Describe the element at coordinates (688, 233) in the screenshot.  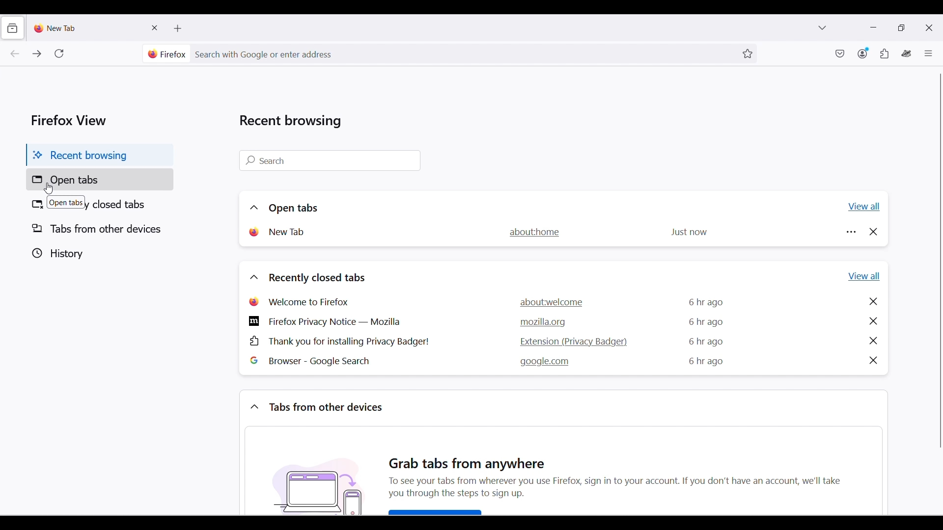
I see `Last used time of New Tab` at that location.